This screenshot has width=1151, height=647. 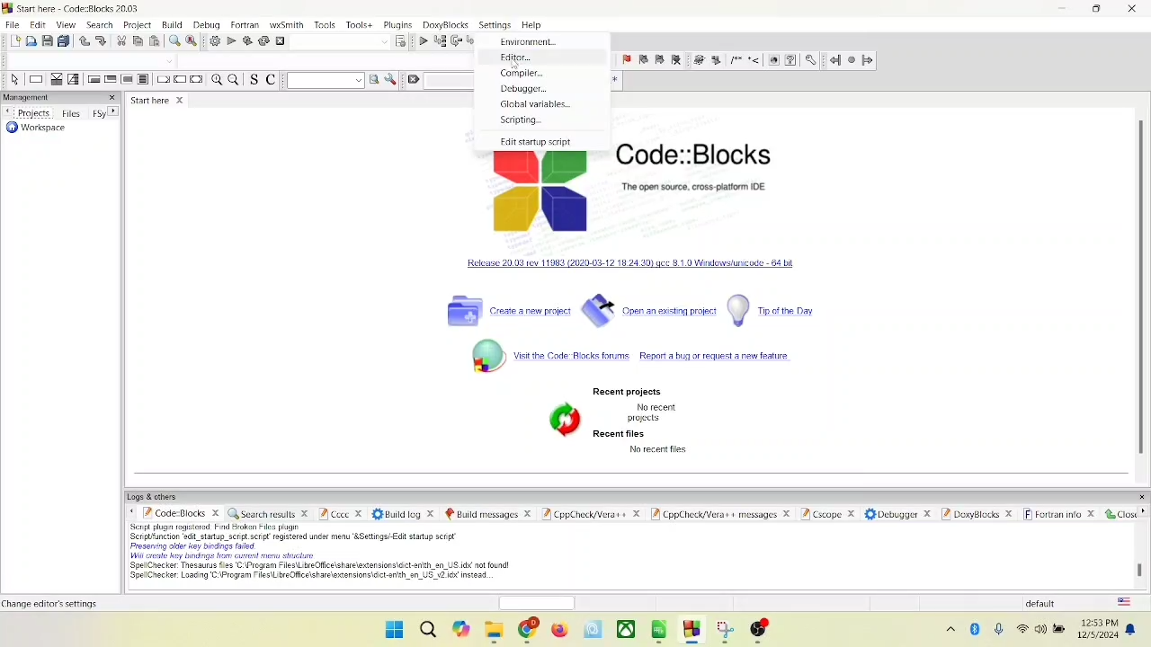 What do you see at coordinates (85, 41) in the screenshot?
I see `undo` at bounding box center [85, 41].